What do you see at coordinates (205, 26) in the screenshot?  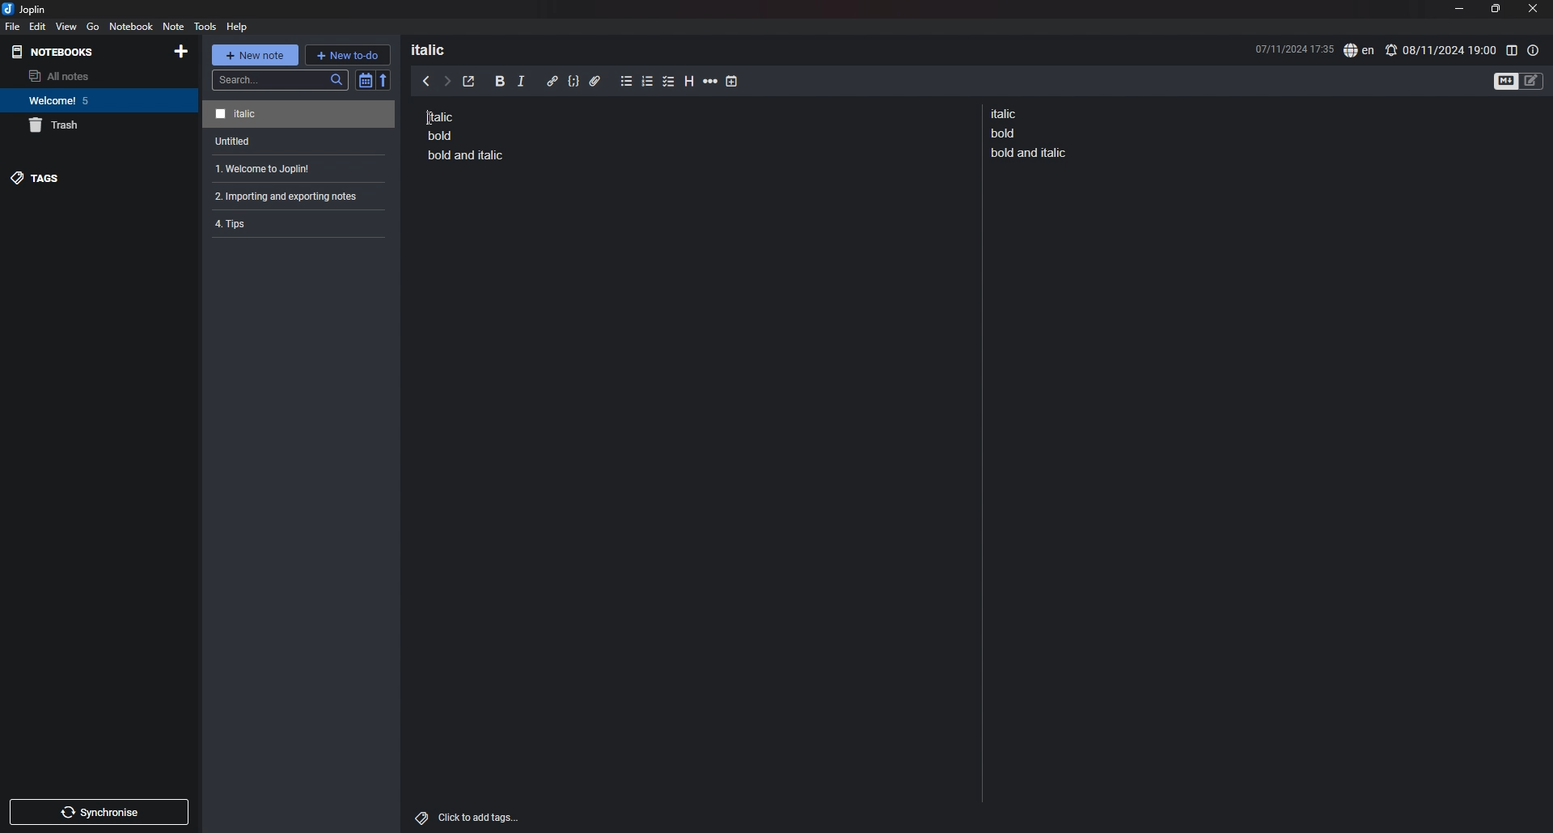 I see `tools` at bounding box center [205, 26].